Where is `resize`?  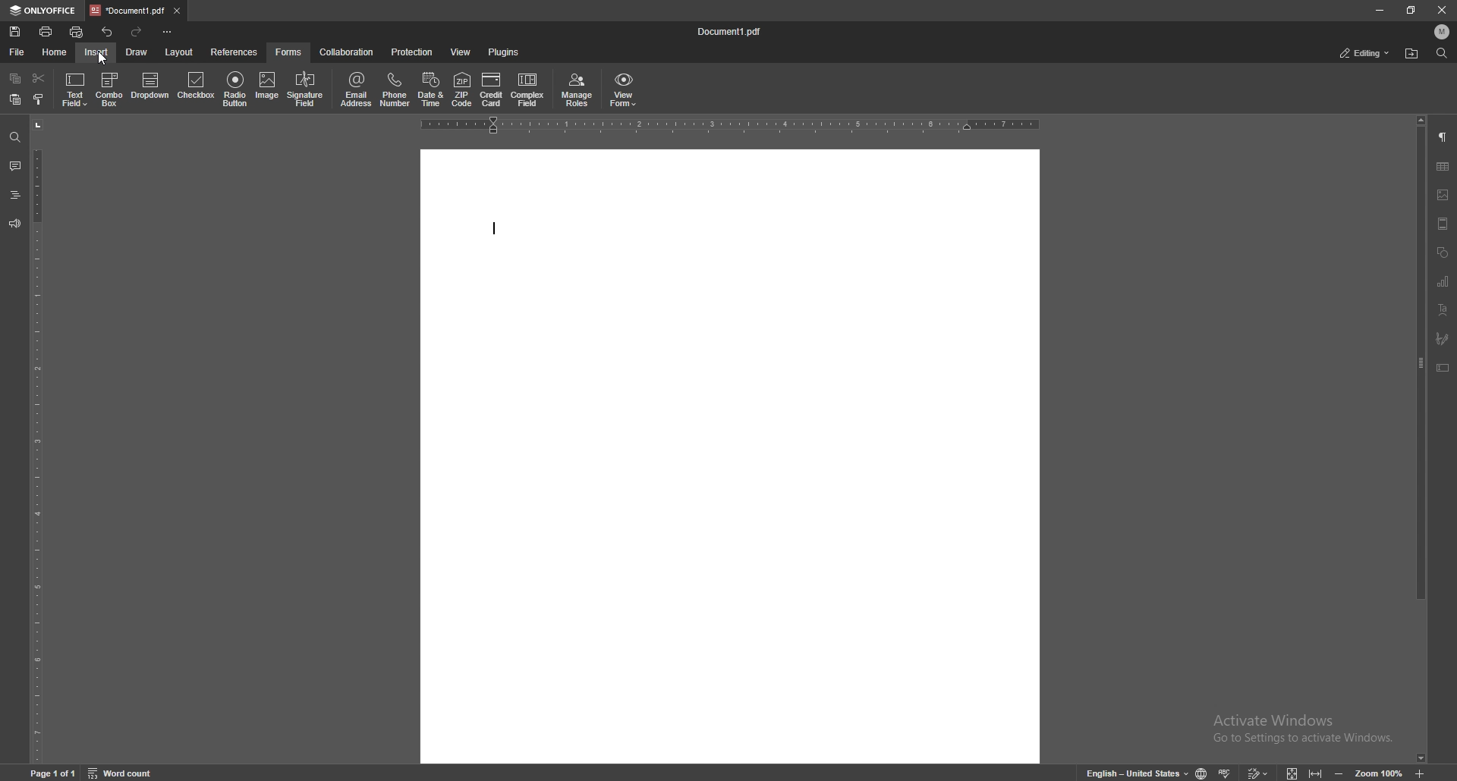 resize is located at coordinates (1411, 10).